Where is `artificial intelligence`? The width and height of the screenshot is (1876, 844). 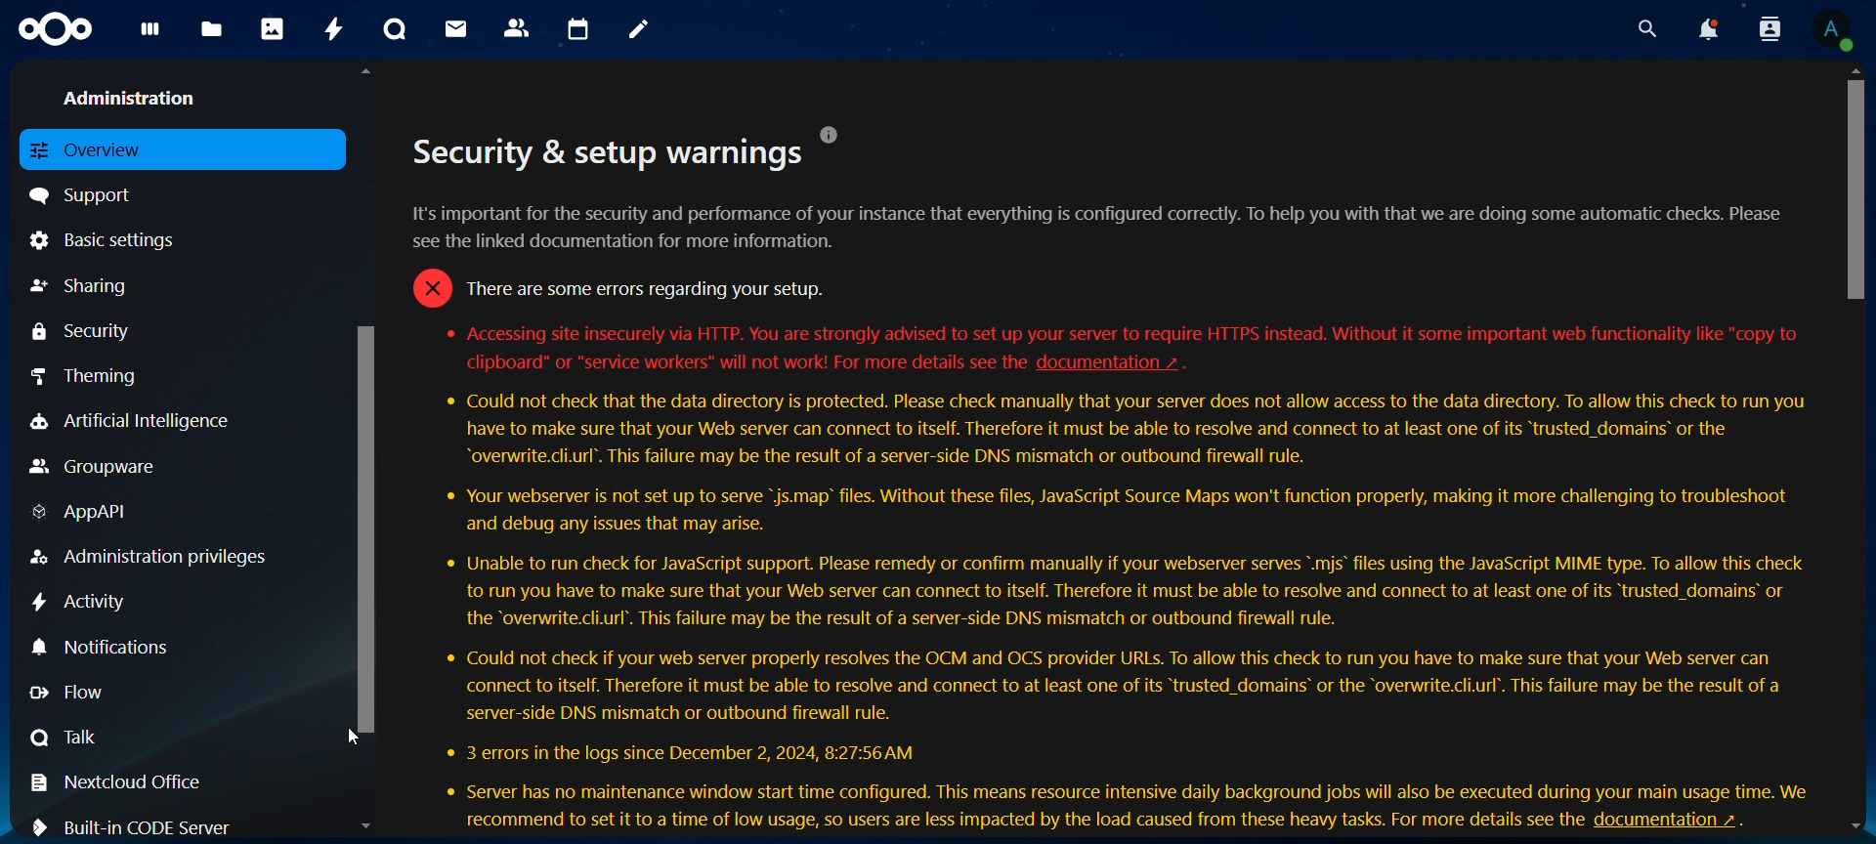
artificial intelligence is located at coordinates (130, 422).